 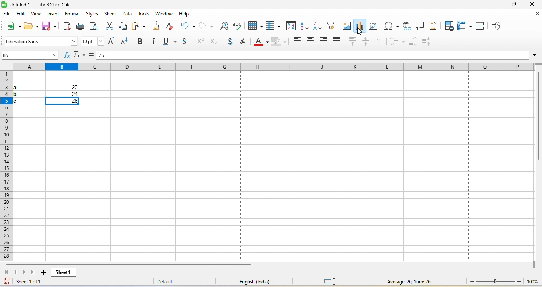 I want to click on edit, so click(x=22, y=15).